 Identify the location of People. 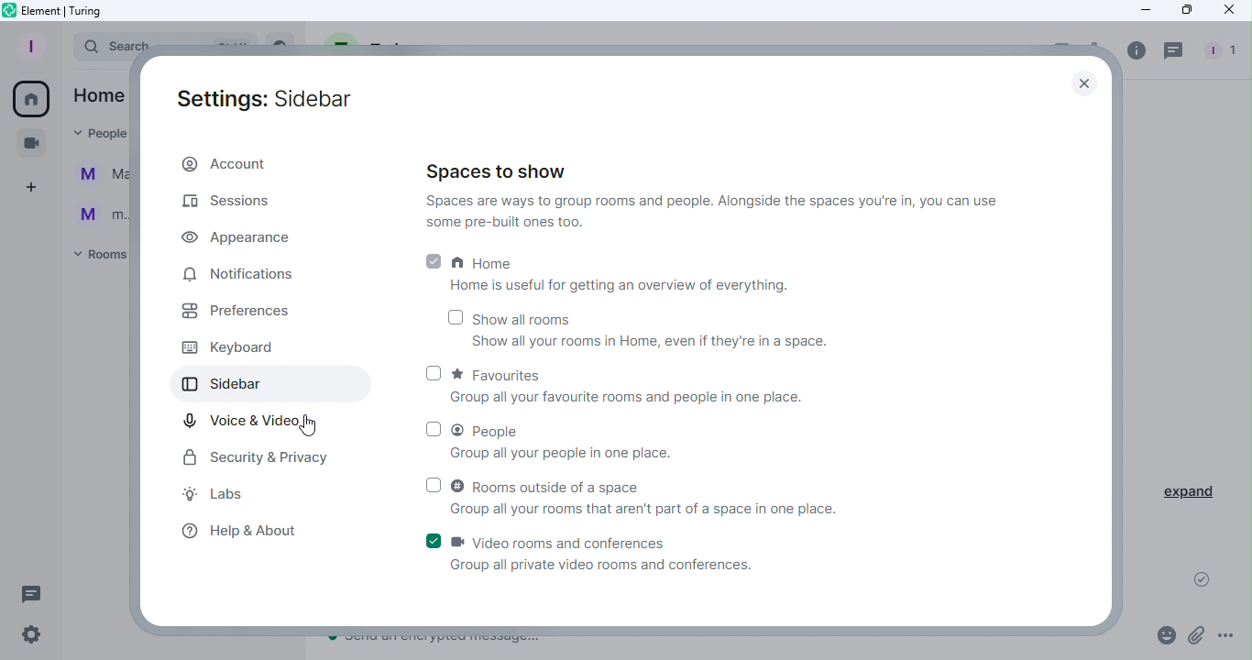
(104, 133).